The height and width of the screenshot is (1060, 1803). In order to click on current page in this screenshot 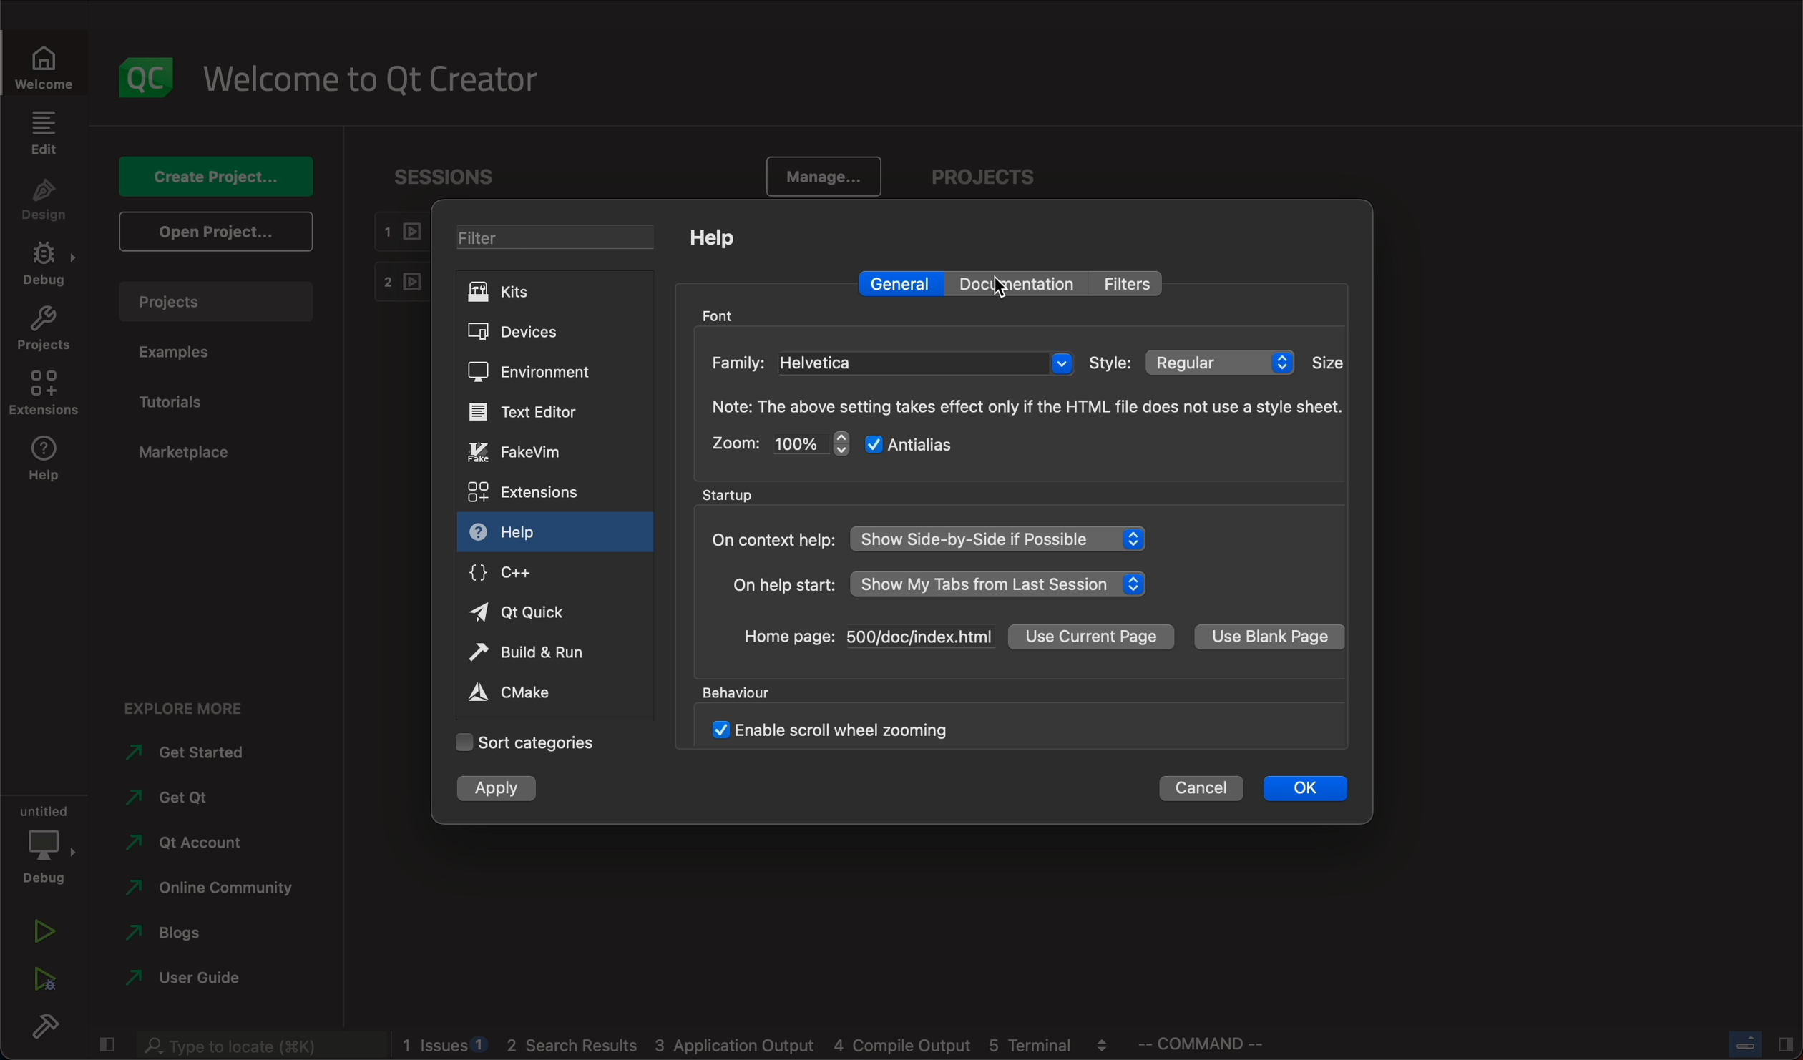, I will do `click(1097, 636)`.